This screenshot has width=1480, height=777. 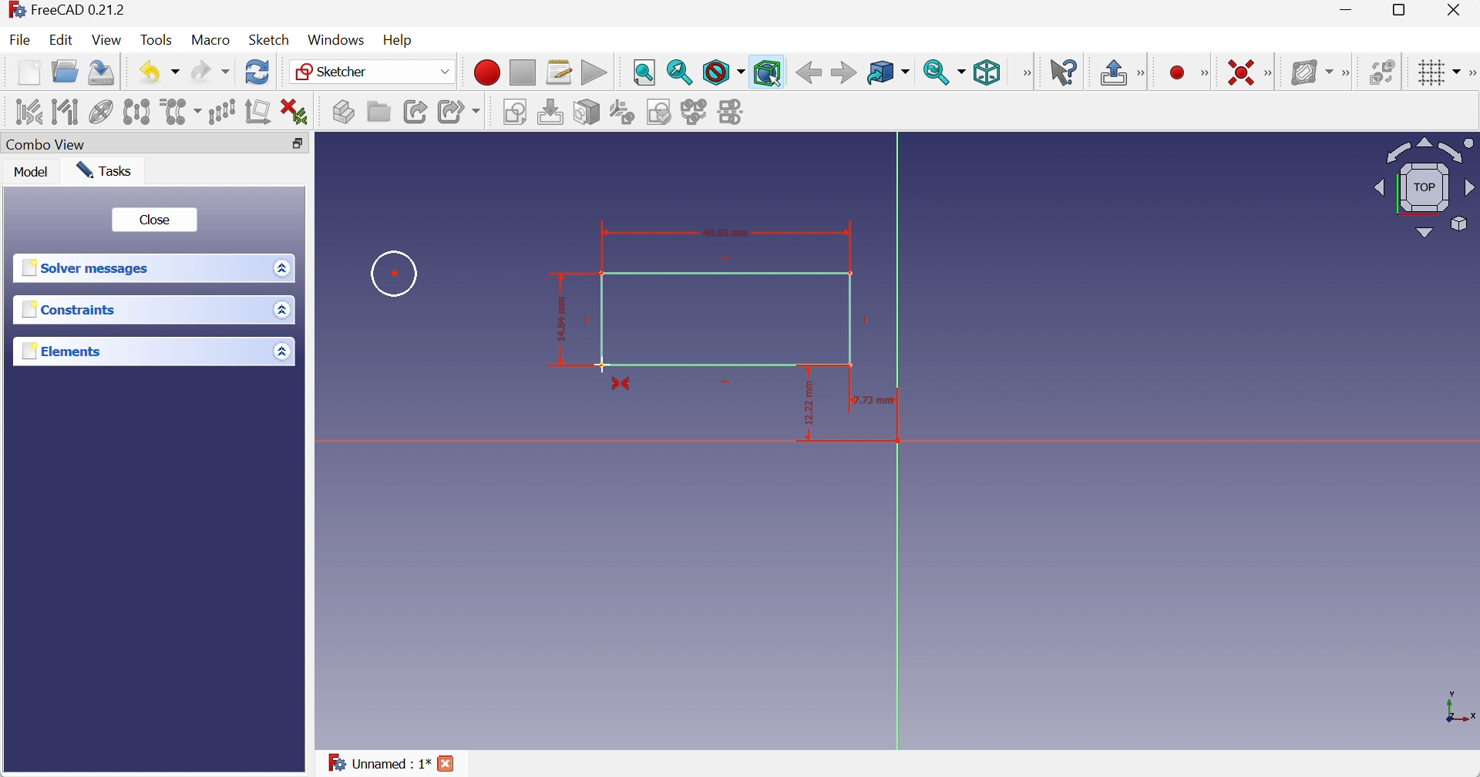 I want to click on Help, so click(x=399, y=41).